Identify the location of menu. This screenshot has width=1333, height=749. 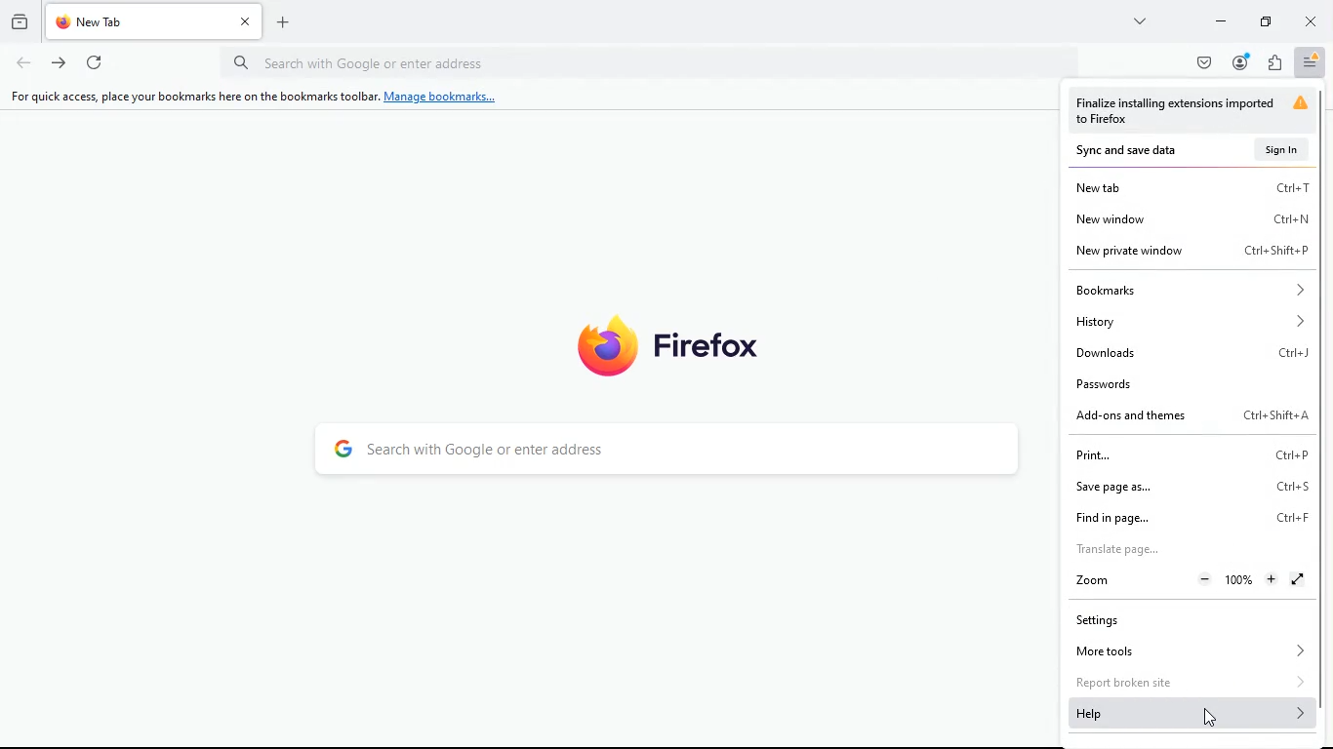
(1312, 63).